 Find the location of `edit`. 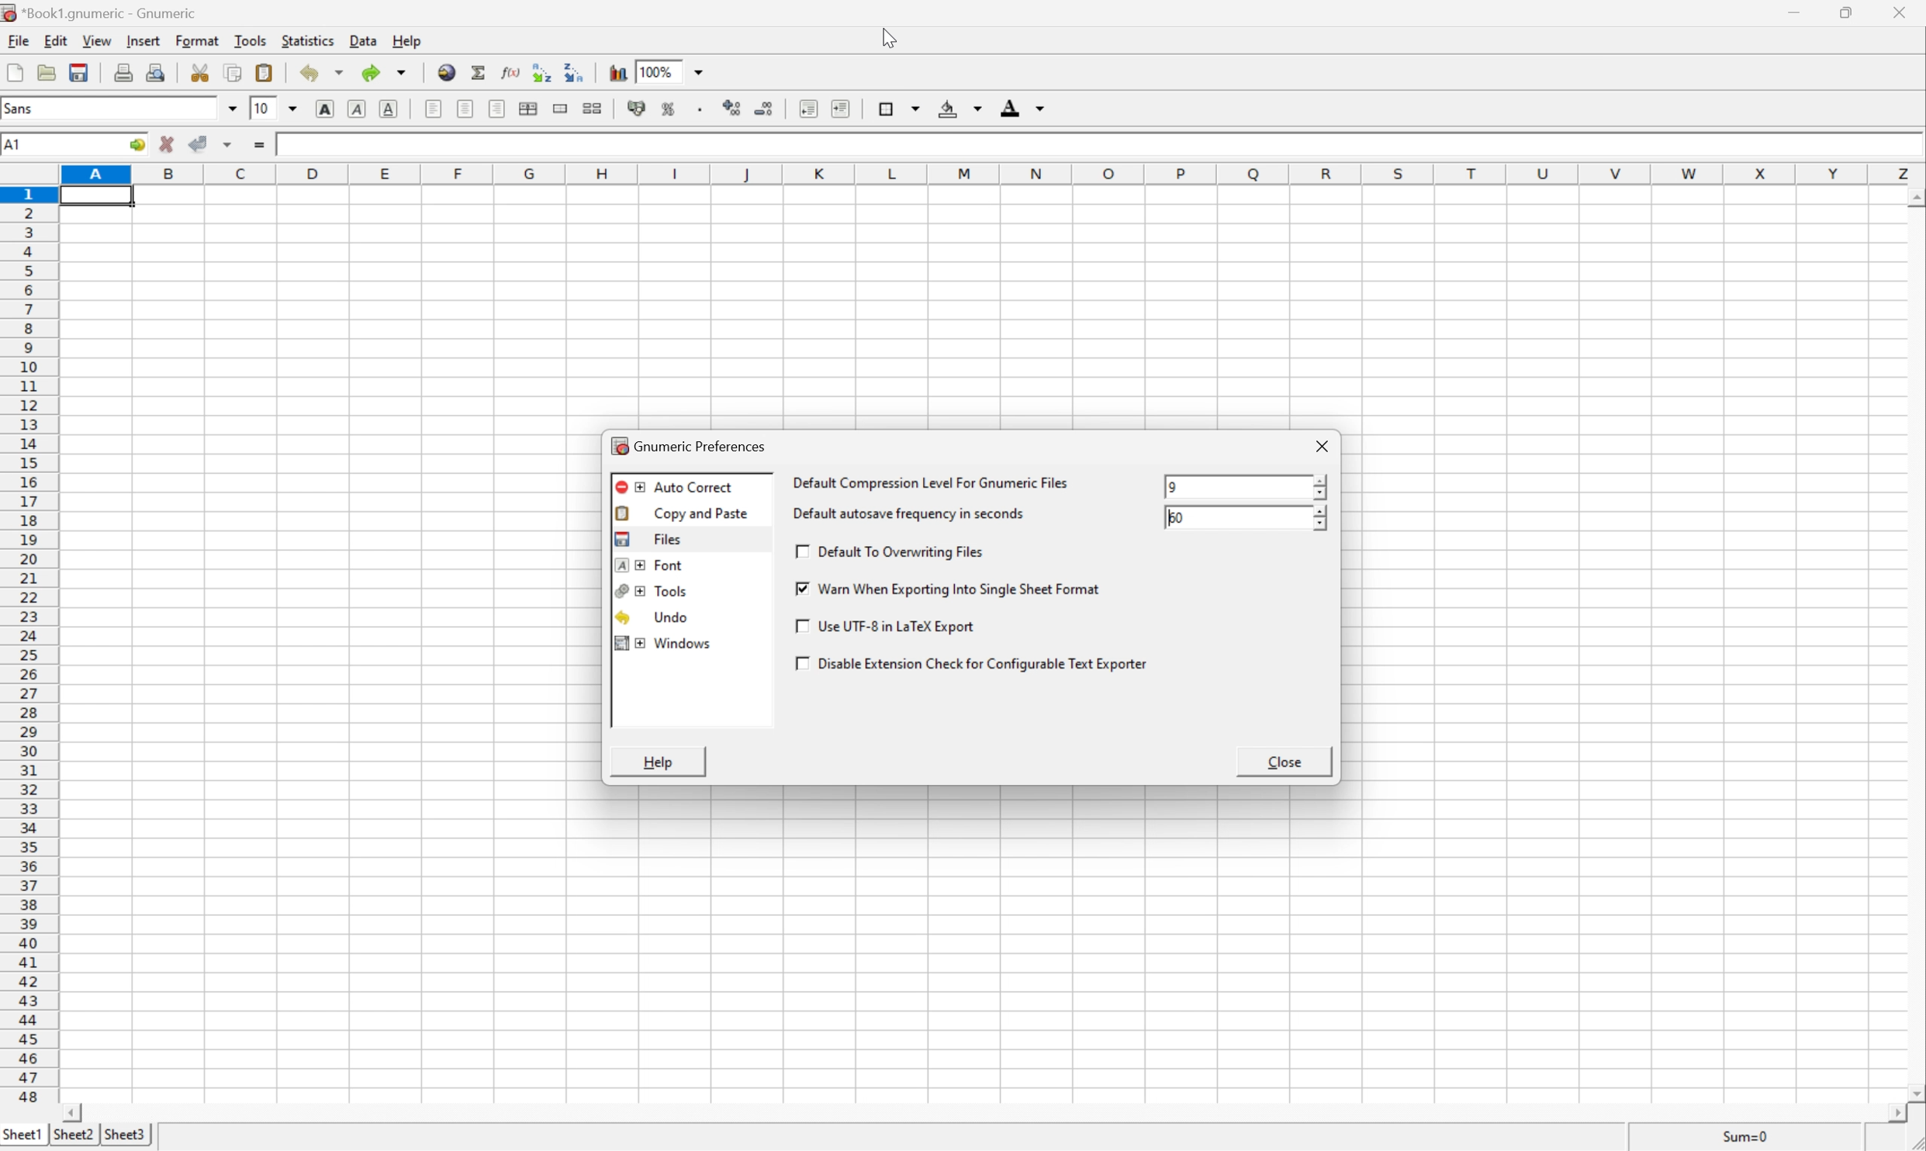

edit is located at coordinates (54, 41).